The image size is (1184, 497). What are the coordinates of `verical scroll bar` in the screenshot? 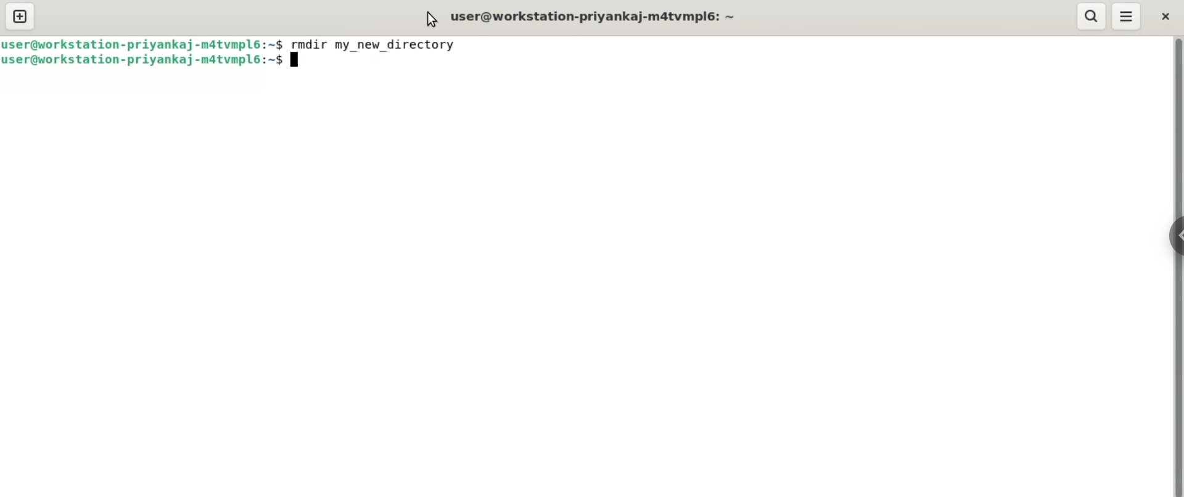 It's located at (1177, 265).